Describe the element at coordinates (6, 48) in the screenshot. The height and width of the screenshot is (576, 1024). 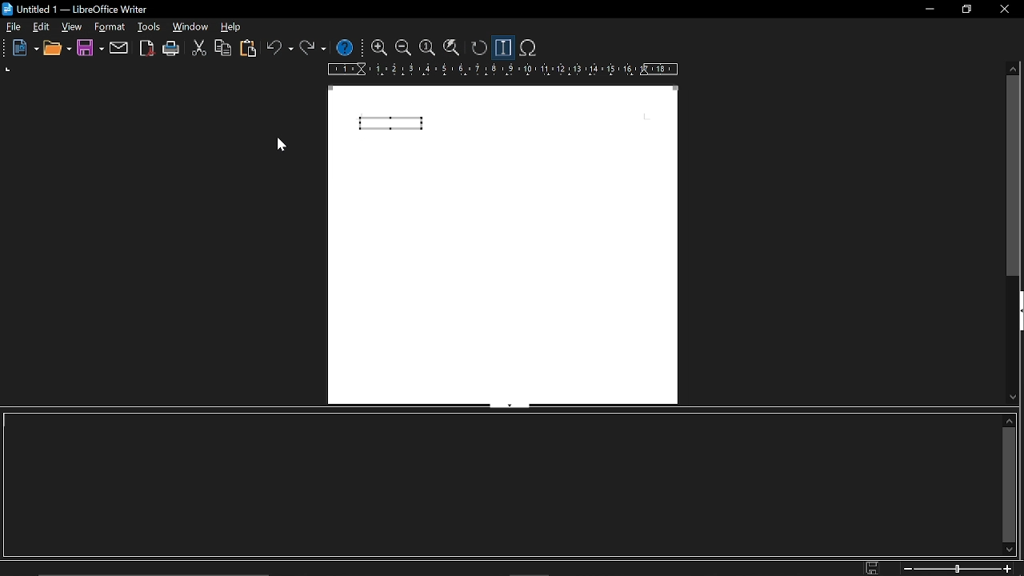
I see `` at that location.